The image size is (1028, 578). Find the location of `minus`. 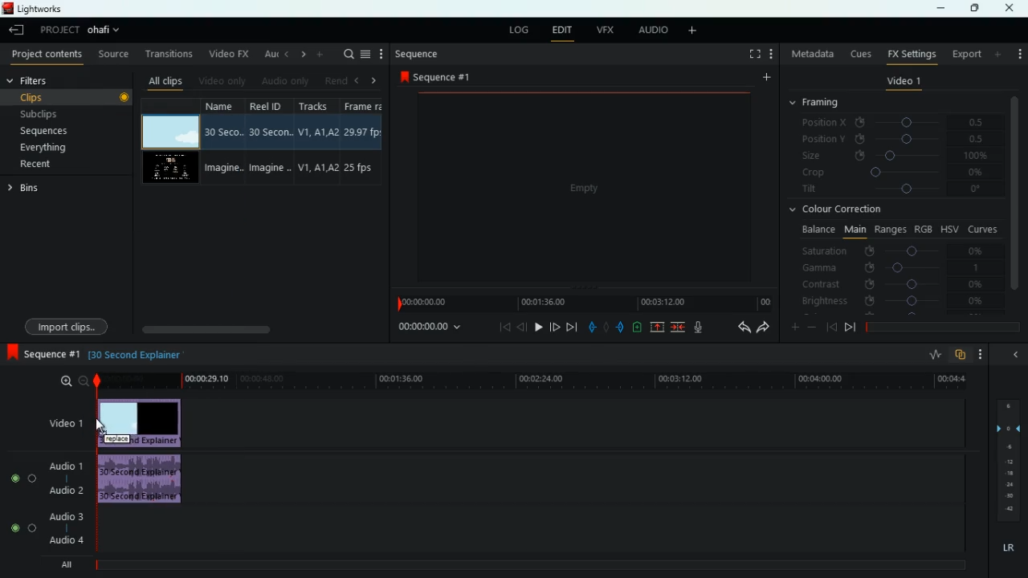

minus is located at coordinates (812, 327).